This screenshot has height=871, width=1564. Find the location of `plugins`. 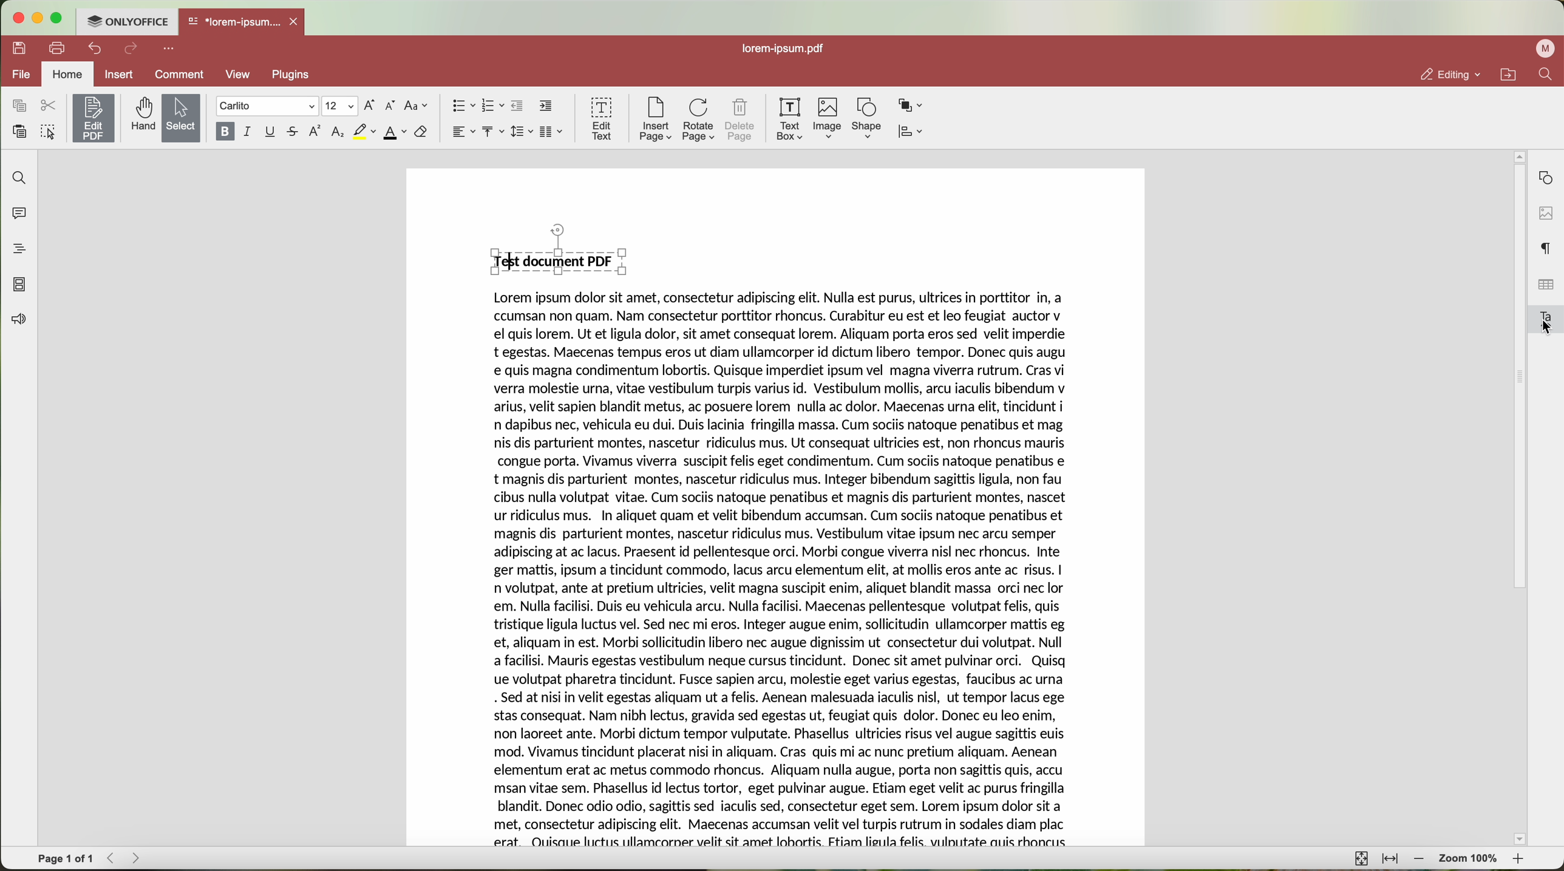

plugins is located at coordinates (293, 76).